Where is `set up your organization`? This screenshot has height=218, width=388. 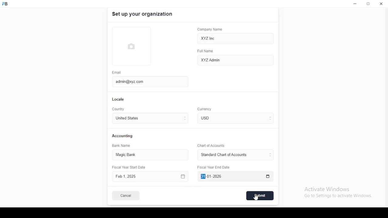
set up your organization is located at coordinates (143, 14).